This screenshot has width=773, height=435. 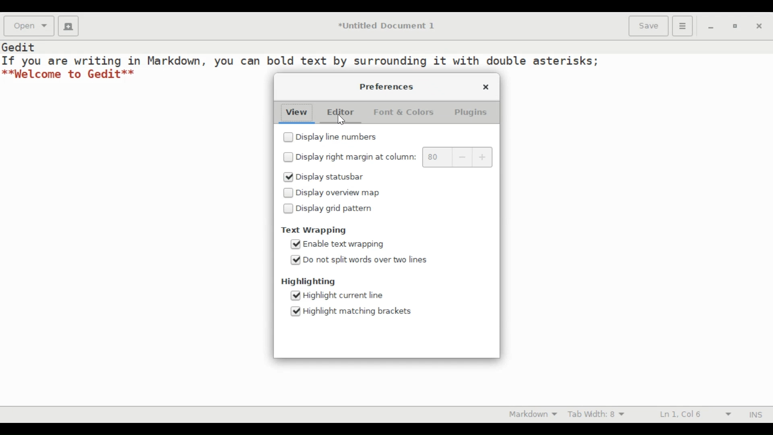 What do you see at coordinates (301, 60) in the screenshot?
I see `If you are writing in Markdown, you can bold text by surrounding it with double asterisks;` at bounding box center [301, 60].